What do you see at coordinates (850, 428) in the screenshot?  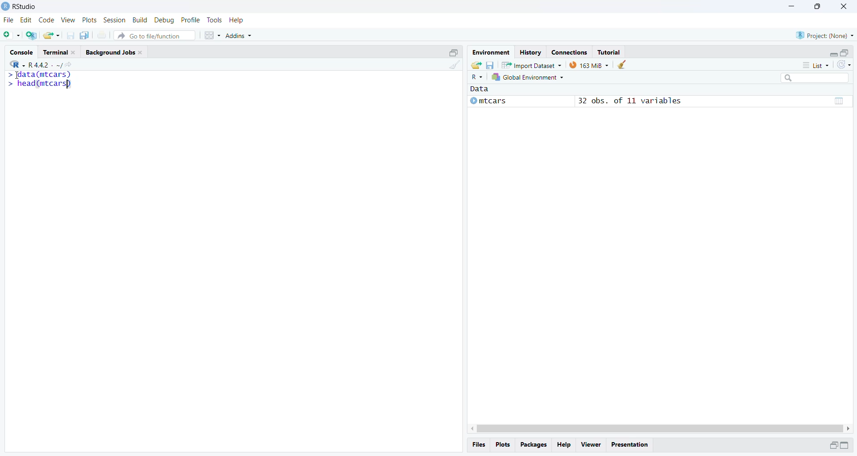 I see `scroll right` at bounding box center [850, 428].